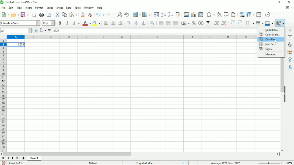 Image resolution: width=294 pixels, height=165 pixels. Describe the element at coordinates (208, 23) in the screenshot. I see `Format as date` at that location.